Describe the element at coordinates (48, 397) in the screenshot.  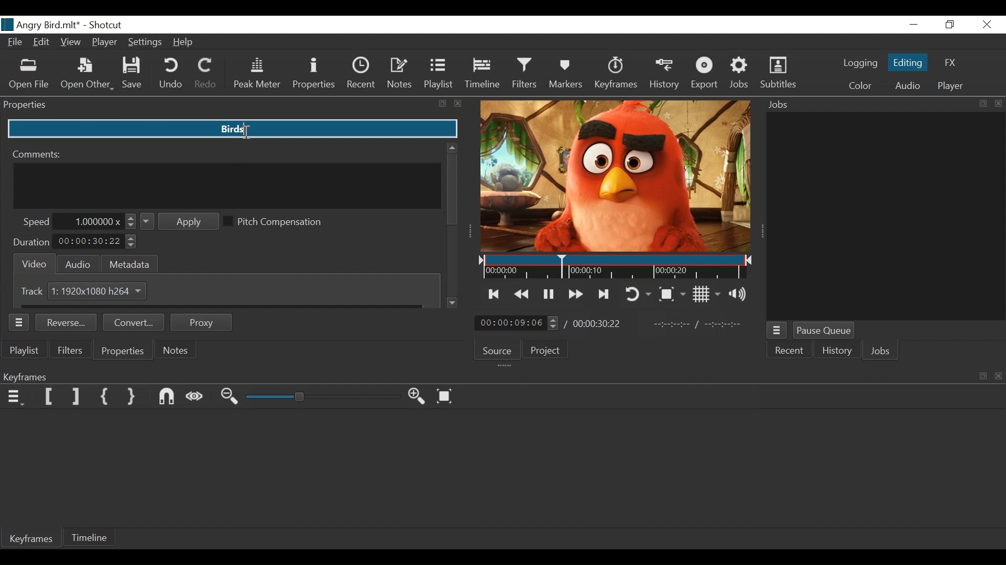
I see `Set Filter First` at that location.